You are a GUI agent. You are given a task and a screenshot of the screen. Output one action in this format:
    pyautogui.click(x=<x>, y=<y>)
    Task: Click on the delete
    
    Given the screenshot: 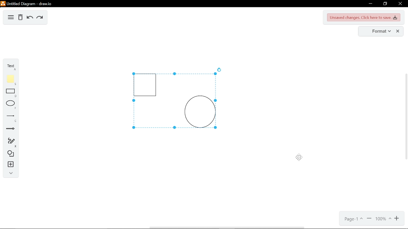 What is the action you would take?
    pyautogui.click(x=20, y=18)
    